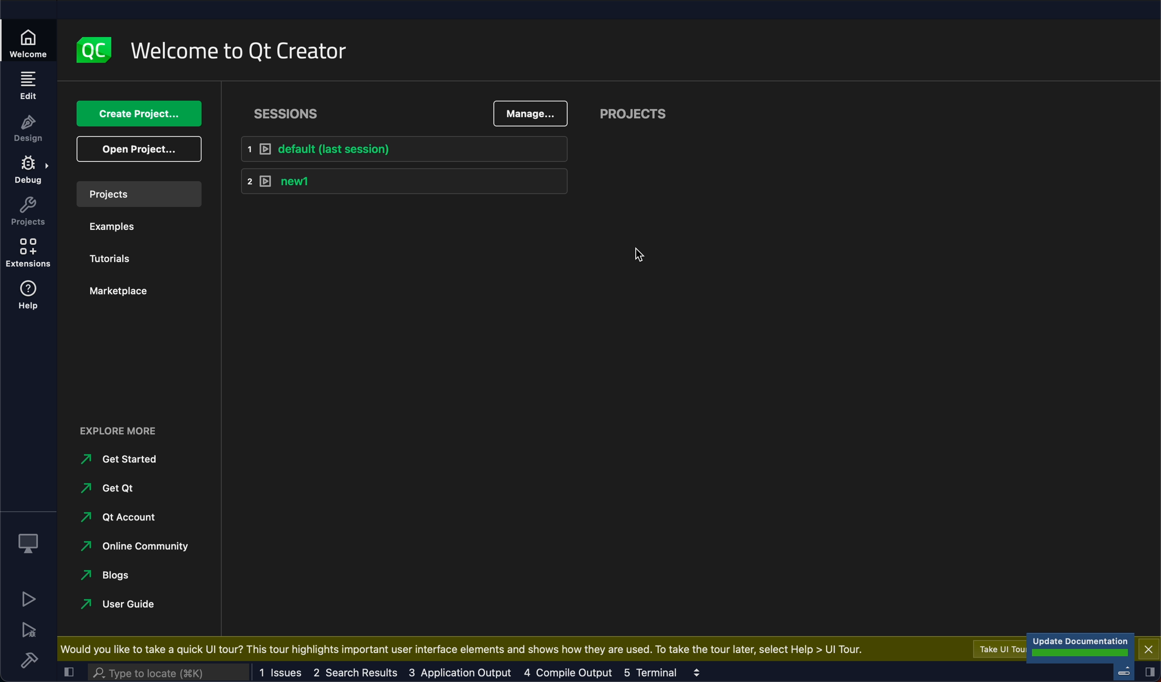 The image size is (1161, 682). What do you see at coordinates (298, 111) in the screenshot?
I see `sessions` at bounding box center [298, 111].